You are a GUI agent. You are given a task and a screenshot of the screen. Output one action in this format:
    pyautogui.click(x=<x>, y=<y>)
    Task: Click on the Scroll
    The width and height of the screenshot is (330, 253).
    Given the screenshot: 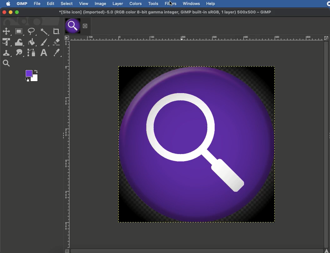 What is the action you would take?
    pyautogui.click(x=327, y=147)
    